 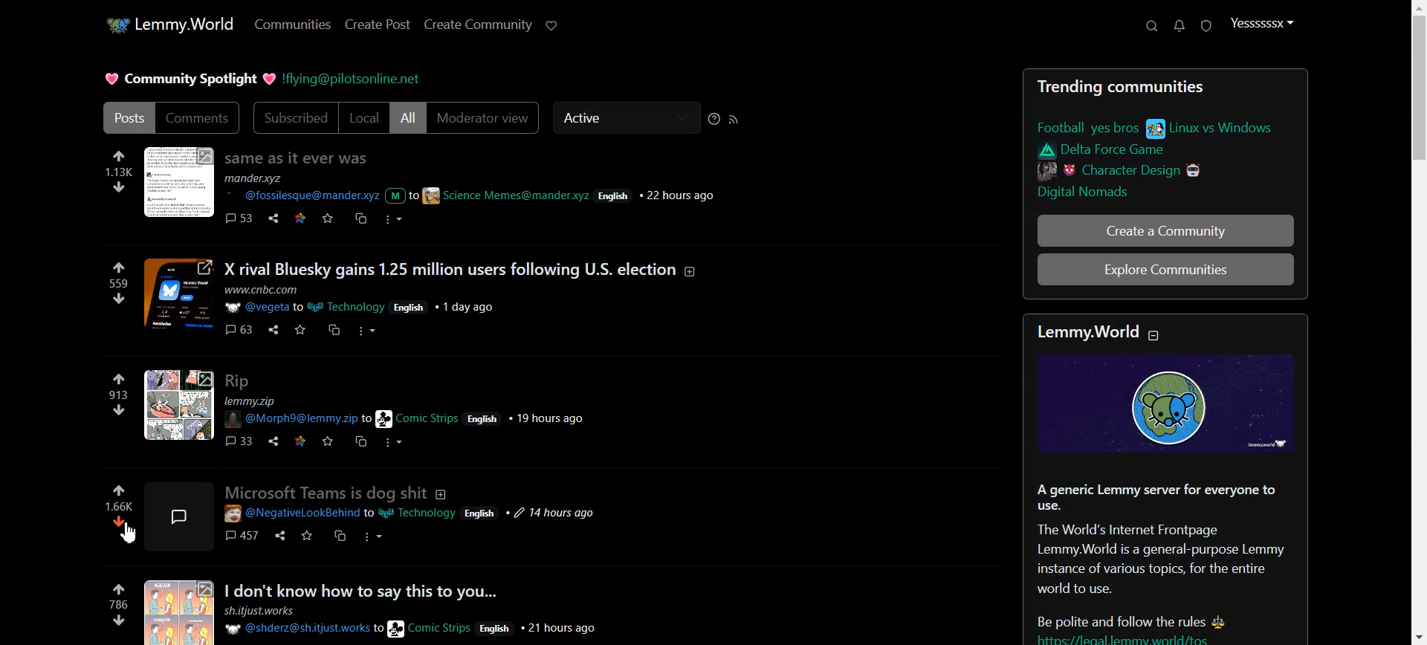 What do you see at coordinates (409, 413) in the screenshot?
I see `post details` at bounding box center [409, 413].